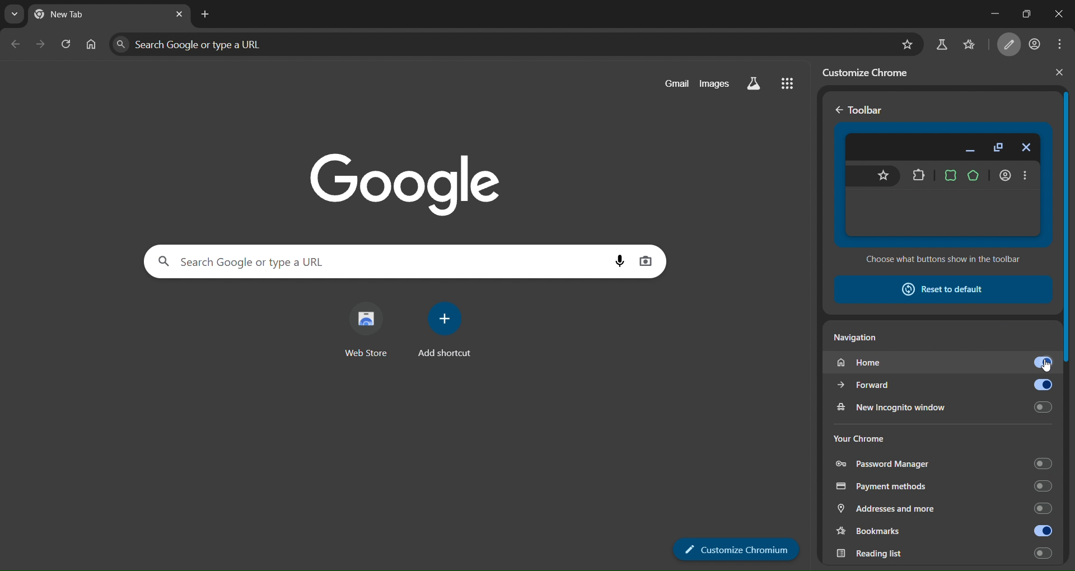 The image size is (1075, 571). What do you see at coordinates (363, 331) in the screenshot?
I see `web store` at bounding box center [363, 331].